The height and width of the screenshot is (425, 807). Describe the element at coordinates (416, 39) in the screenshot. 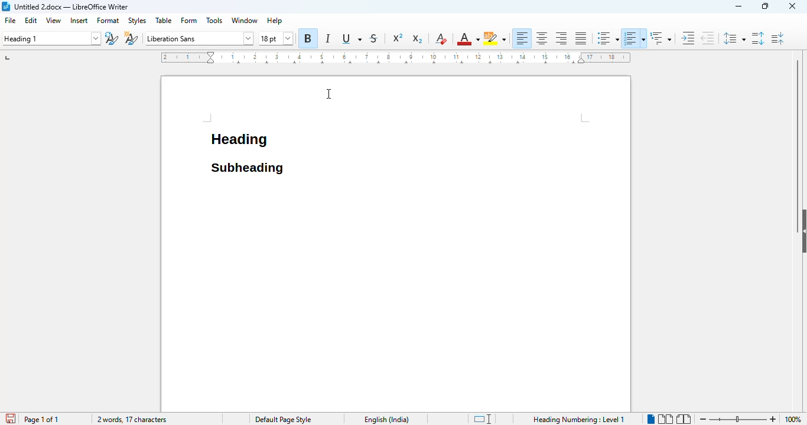

I see `subscript` at that location.